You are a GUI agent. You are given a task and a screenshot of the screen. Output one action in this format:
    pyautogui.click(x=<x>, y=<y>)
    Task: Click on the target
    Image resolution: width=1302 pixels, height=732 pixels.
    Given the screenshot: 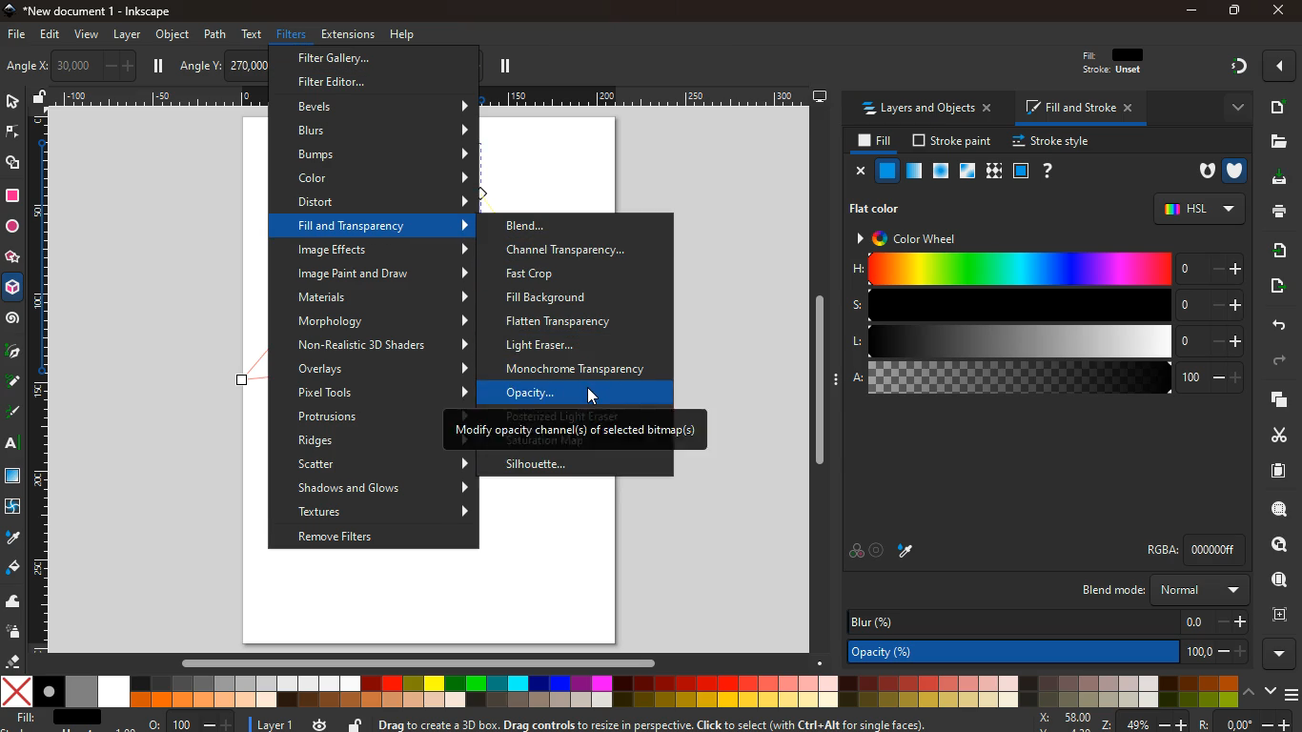 What is the action you would take?
    pyautogui.click(x=878, y=550)
    